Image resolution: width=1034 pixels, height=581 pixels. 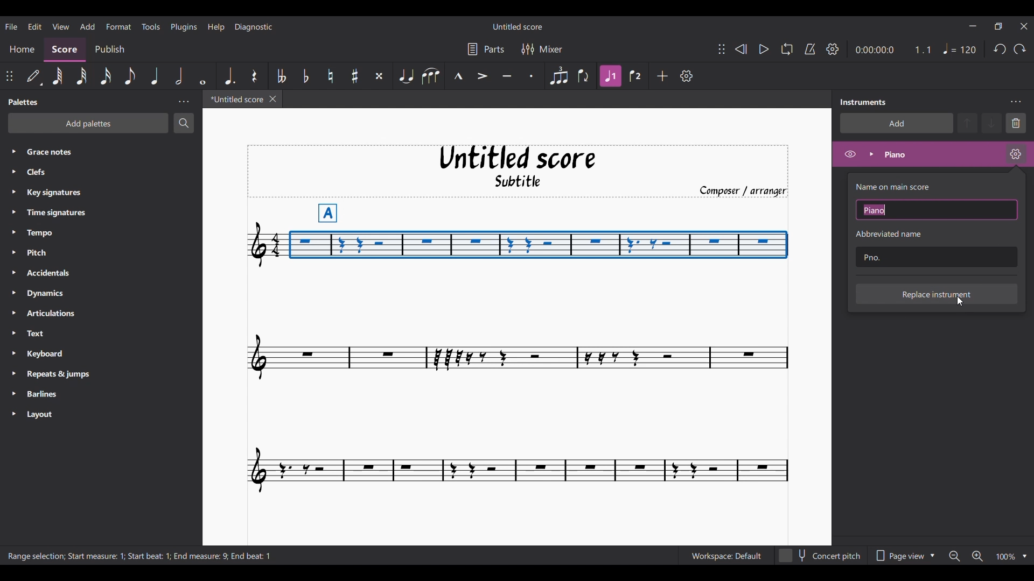 What do you see at coordinates (871, 154) in the screenshot?
I see `Expand instrument` at bounding box center [871, 154].